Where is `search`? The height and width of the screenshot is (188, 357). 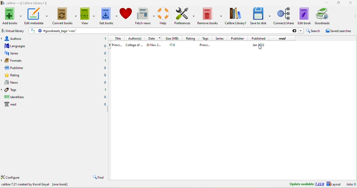
search is located at coordinates (313, 31).